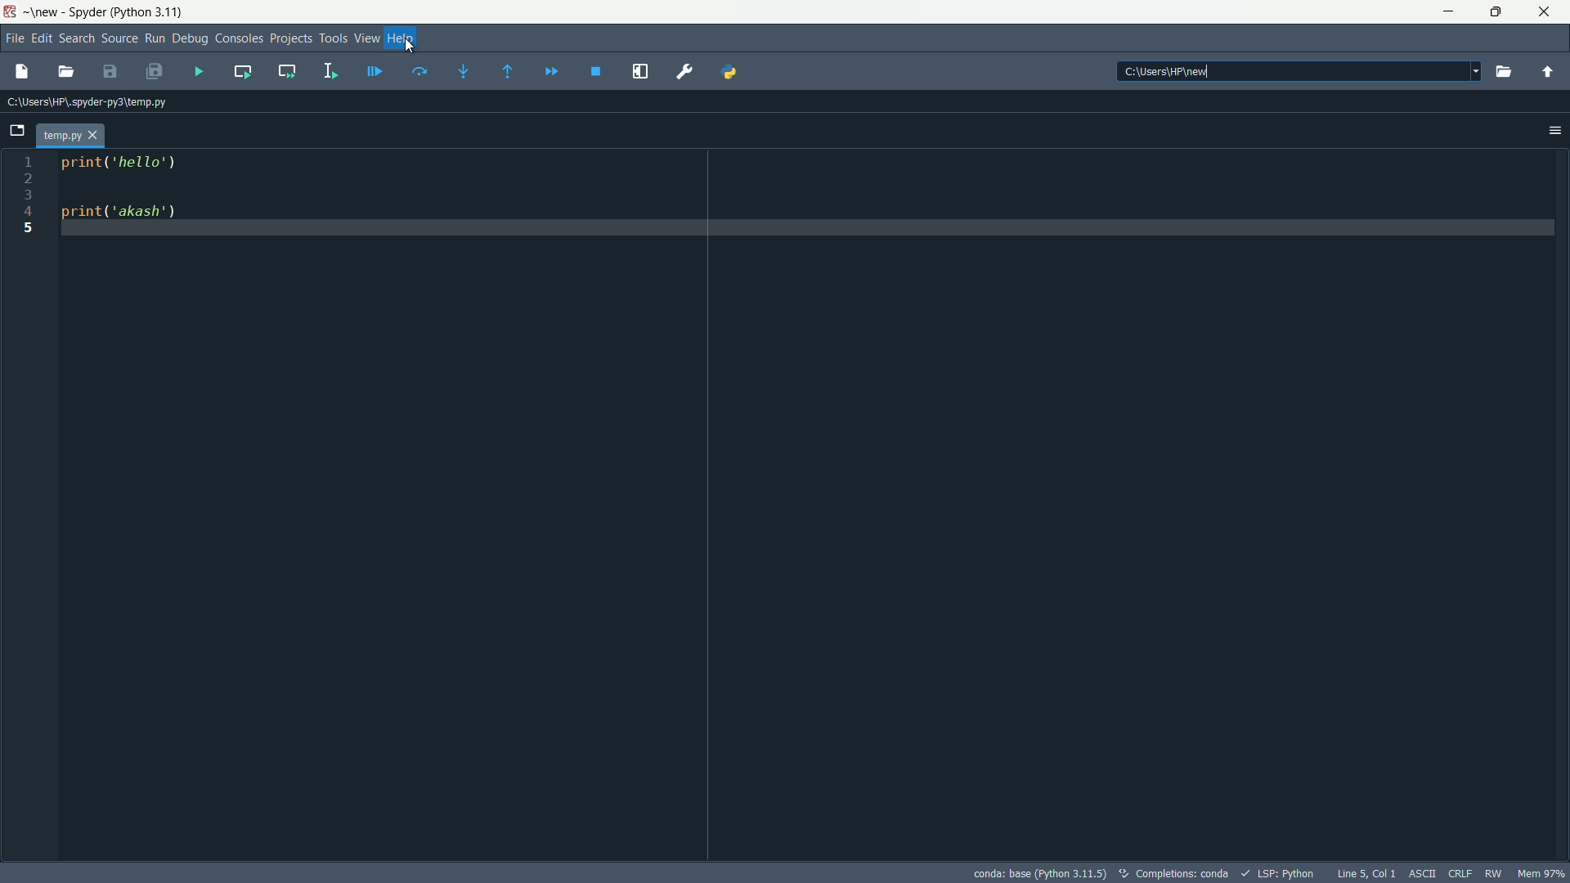 This screenshot has height=883, width=1570. I want to click on file menu, so click(16, 37).